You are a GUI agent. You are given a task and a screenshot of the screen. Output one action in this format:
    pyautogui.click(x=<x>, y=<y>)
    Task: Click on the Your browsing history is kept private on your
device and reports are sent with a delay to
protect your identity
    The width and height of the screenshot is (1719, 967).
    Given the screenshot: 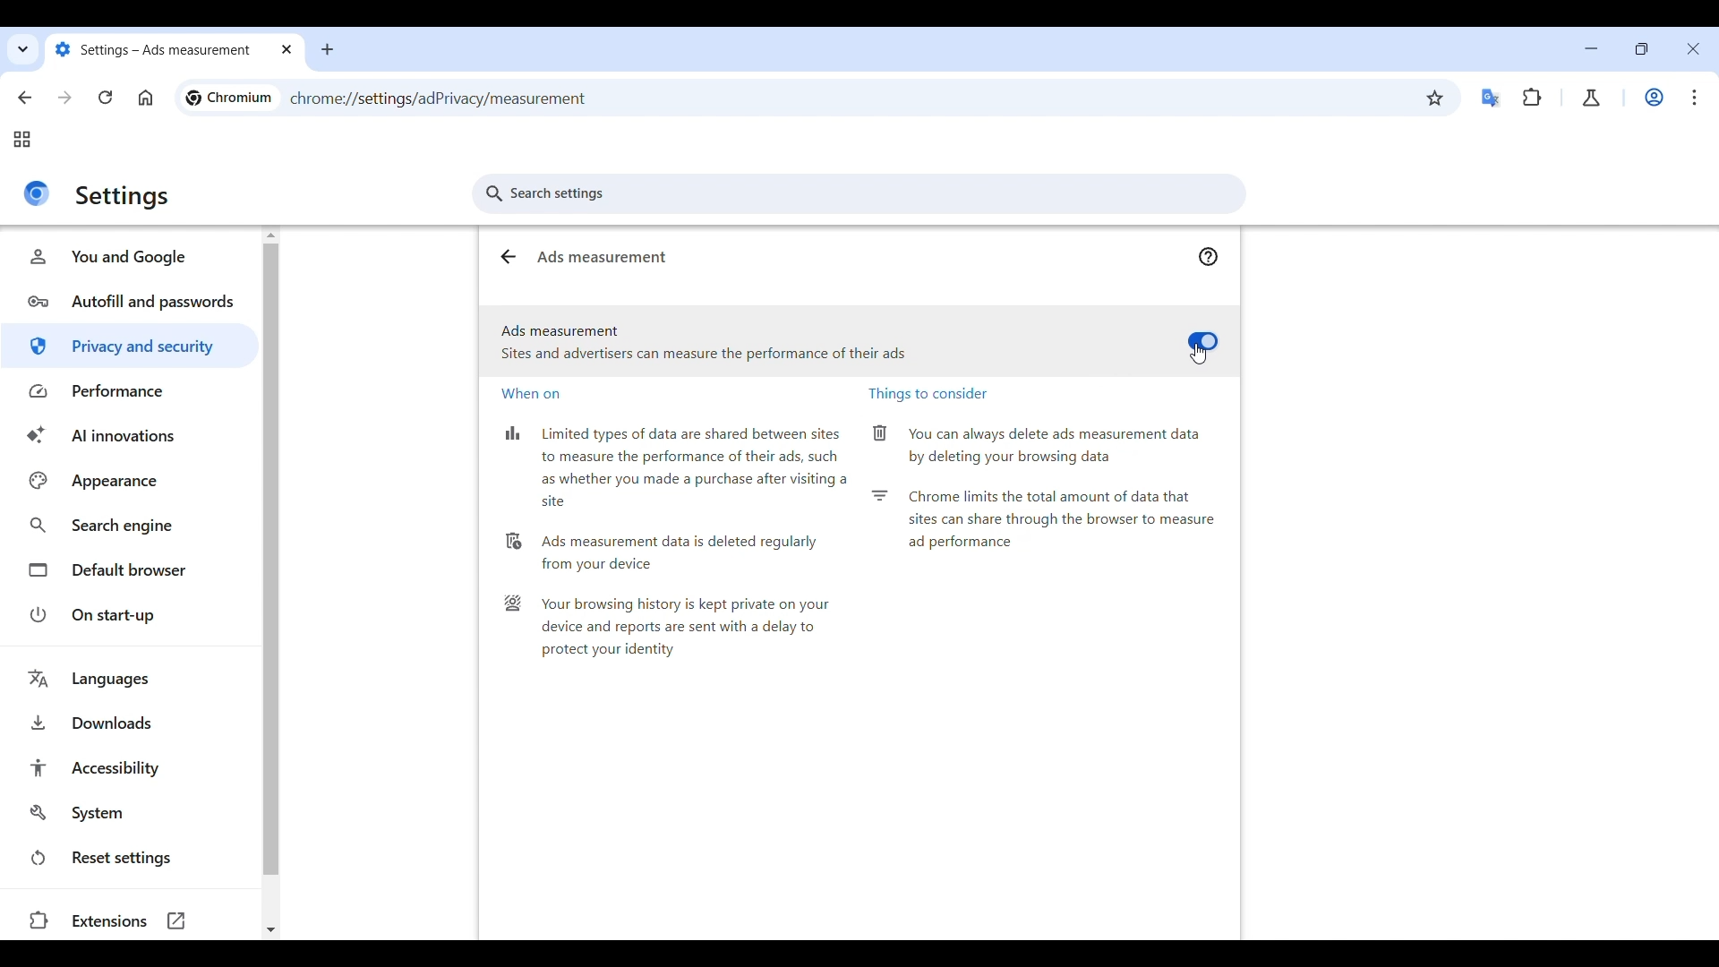 What is the action you would take?
    pyautogui.click(x=666, y=633)
    